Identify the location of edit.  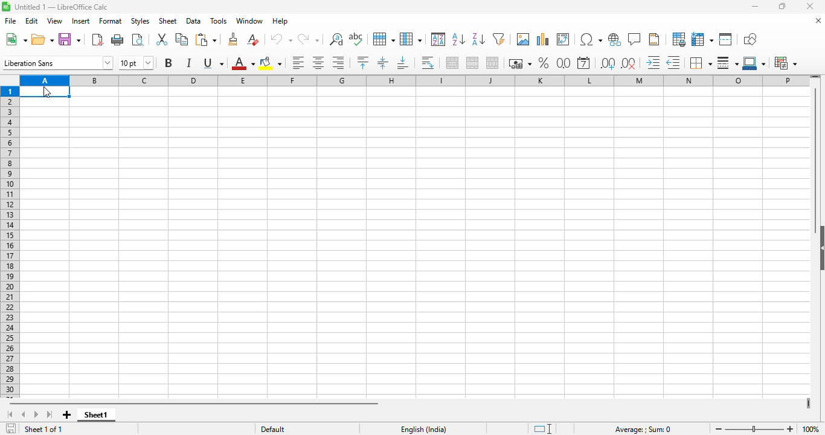
(32, 21).